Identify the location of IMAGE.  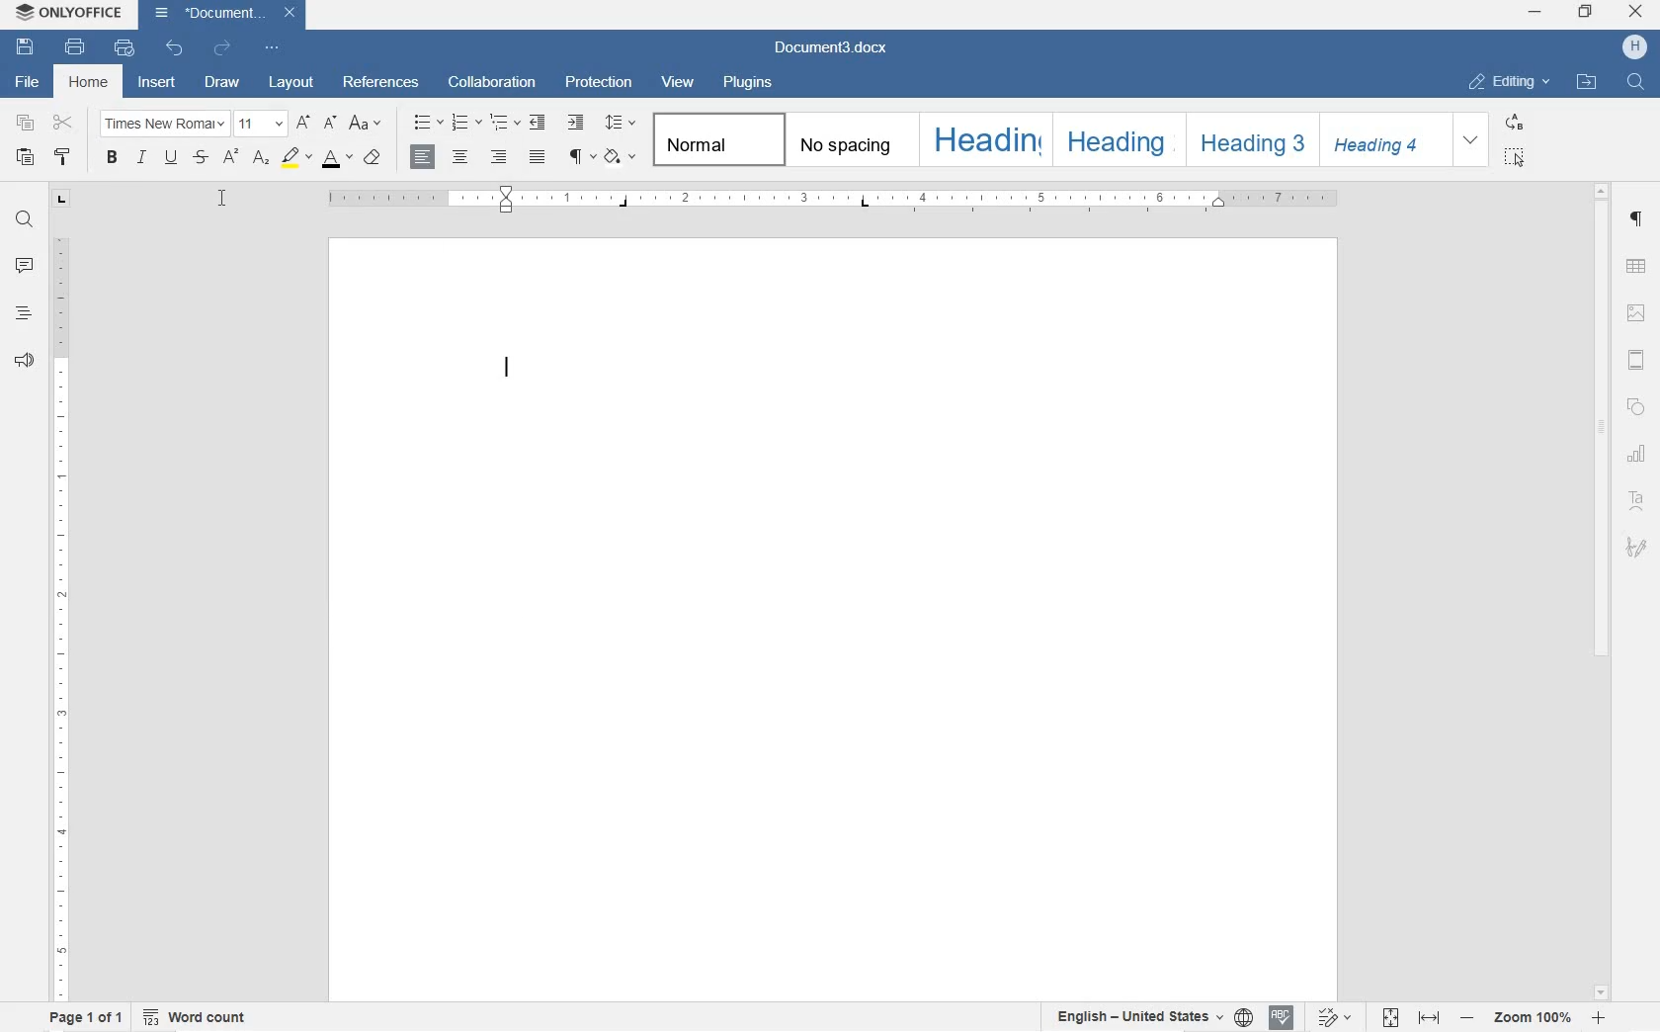
(1637, 313).